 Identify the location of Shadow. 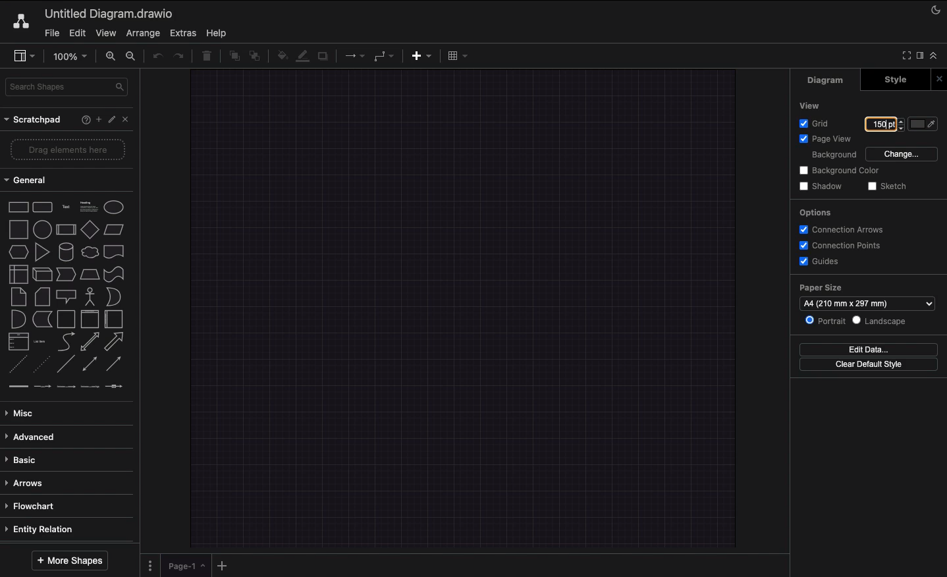
(324, 59).